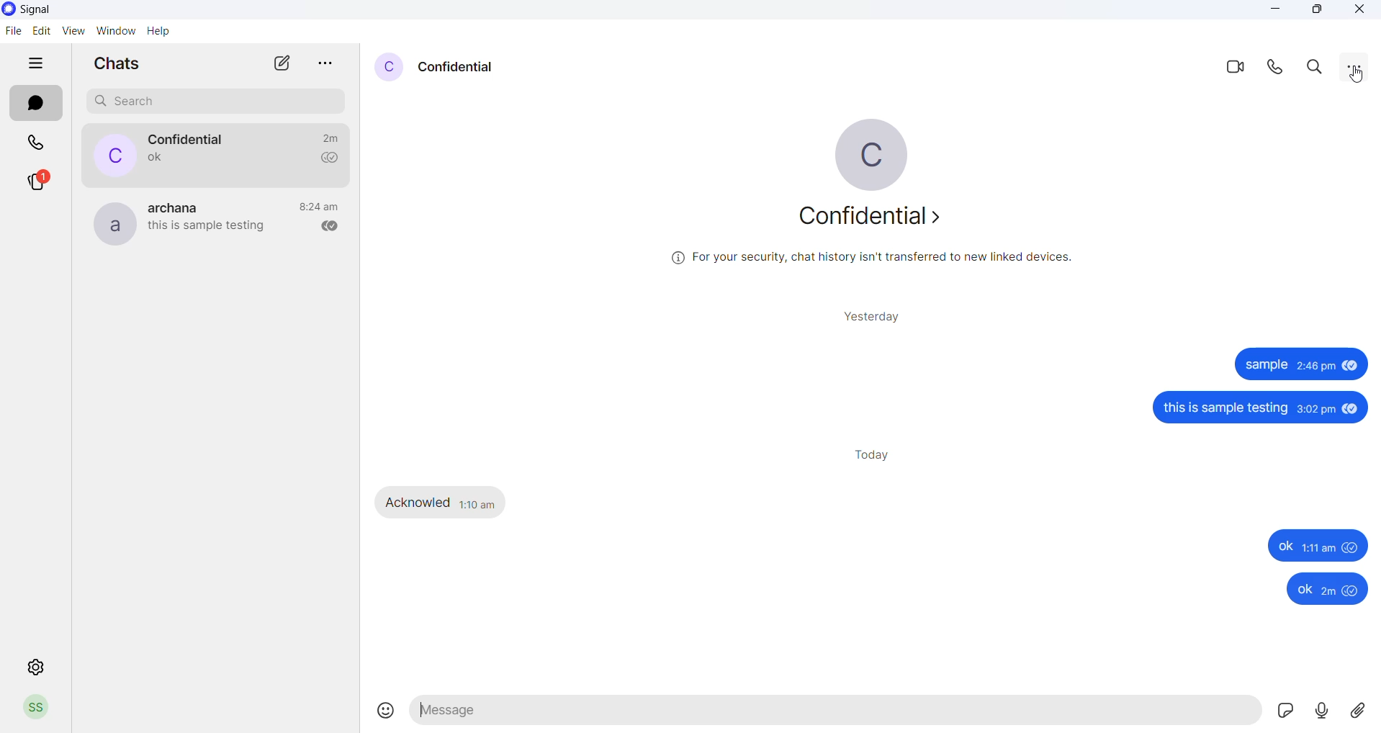 The width and height of the screenshot is (1381, 733). Describe the element at coordinates (384, 712) in the screenshot. I see `emojis` at that location.